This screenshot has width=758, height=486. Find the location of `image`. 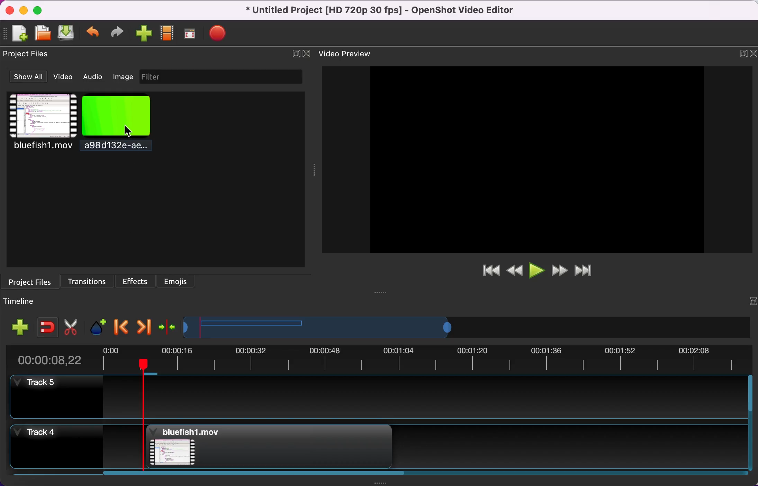

image is located at coordinates (122, 76).